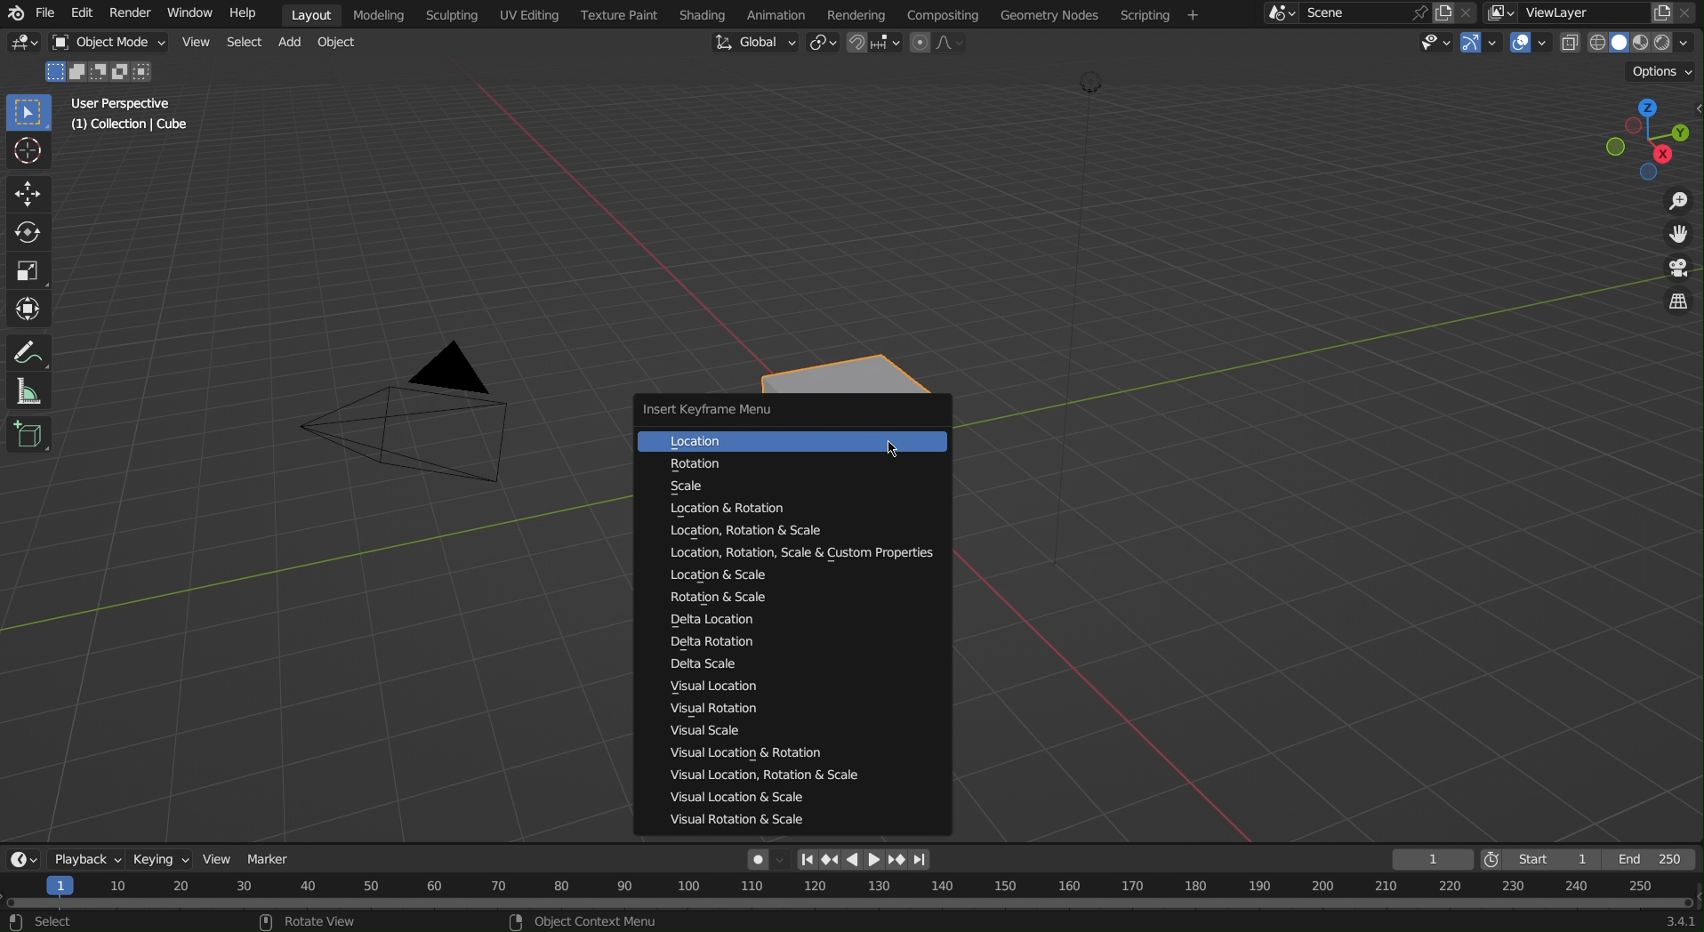 This screenshot has height=932, width=1704. What do you see at coordinates (1468, 13) in the screenshot?
I see `Scene` at bounding box center [1468, 13].